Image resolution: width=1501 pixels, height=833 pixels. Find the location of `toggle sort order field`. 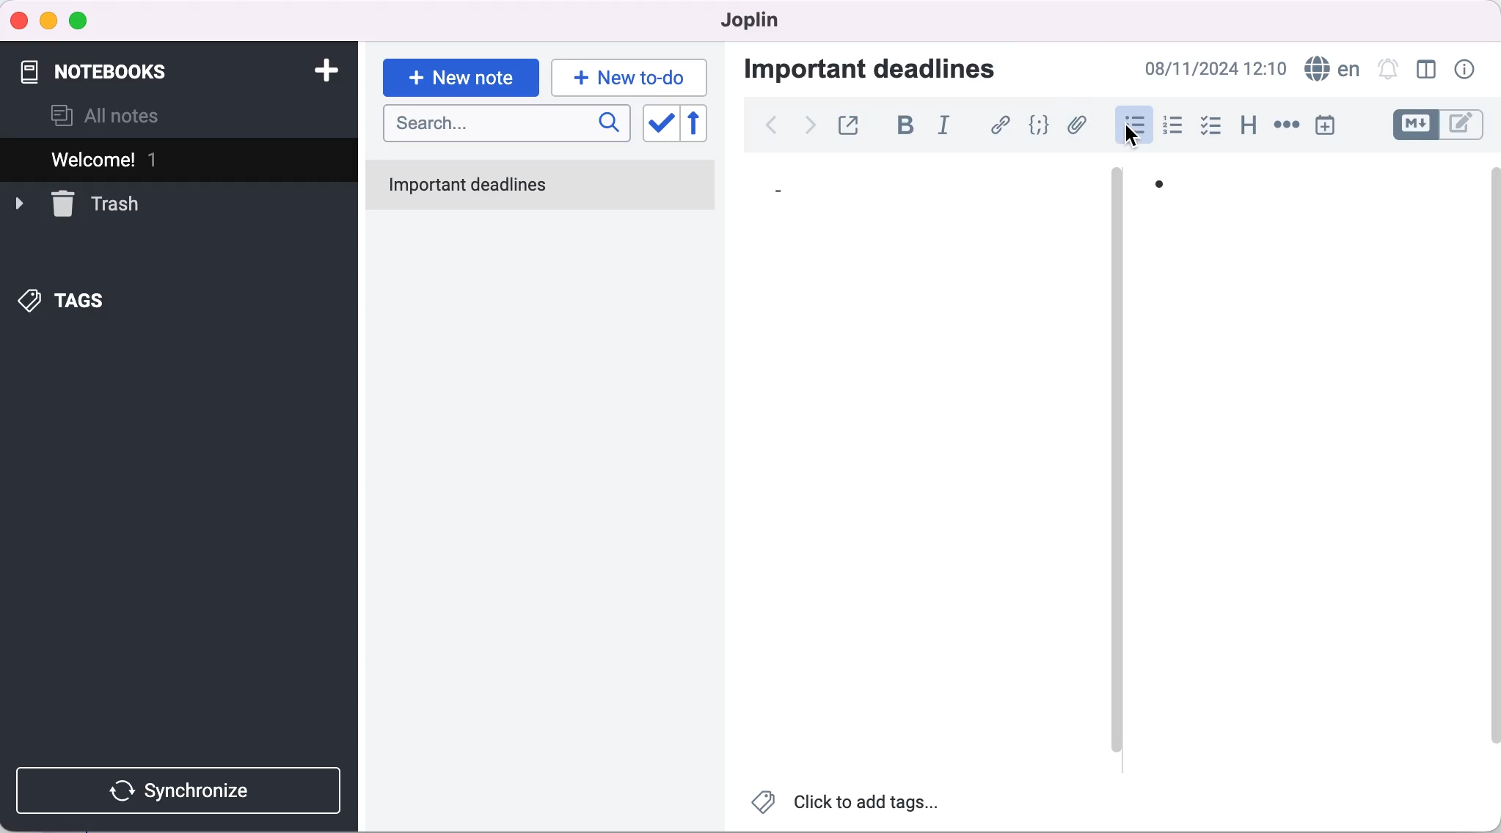

toggle sort order field is located at coordinates (660, 126).